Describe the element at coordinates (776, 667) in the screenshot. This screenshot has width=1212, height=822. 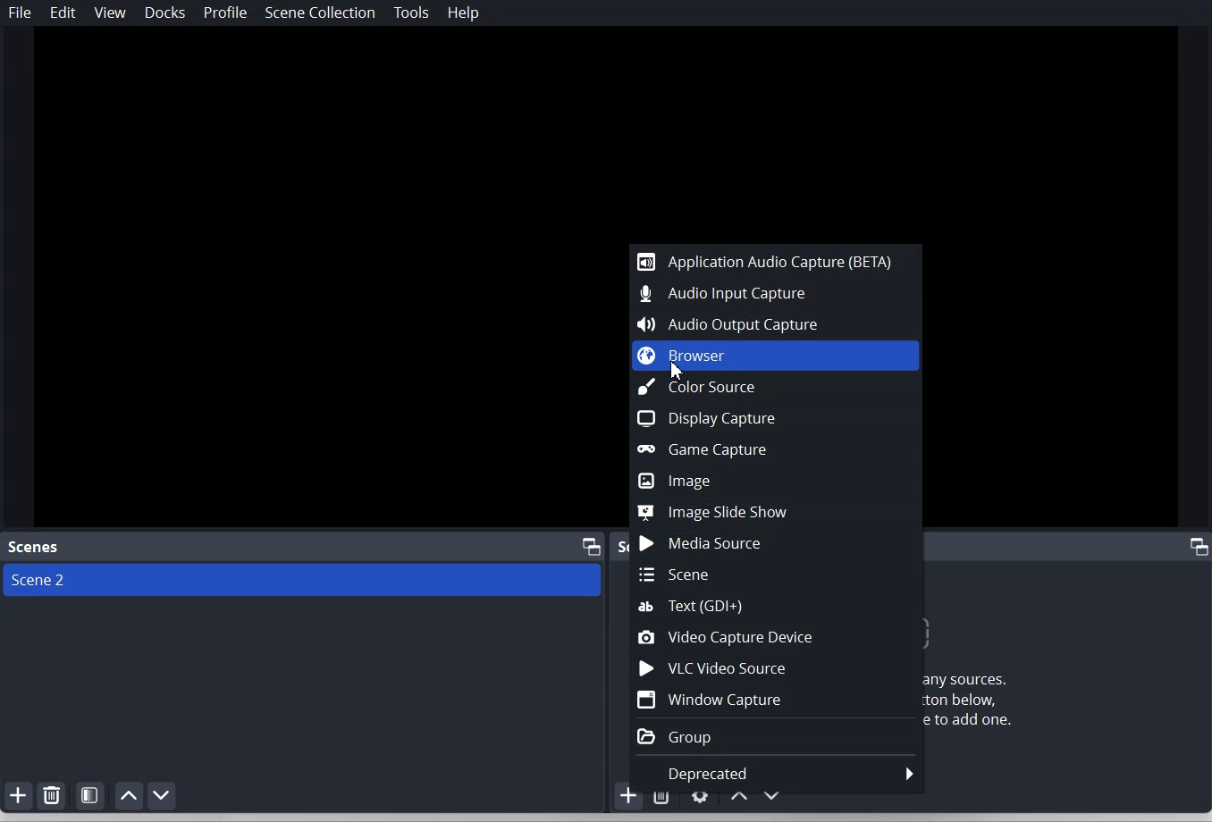
I see `VLC Video Source` at that location.